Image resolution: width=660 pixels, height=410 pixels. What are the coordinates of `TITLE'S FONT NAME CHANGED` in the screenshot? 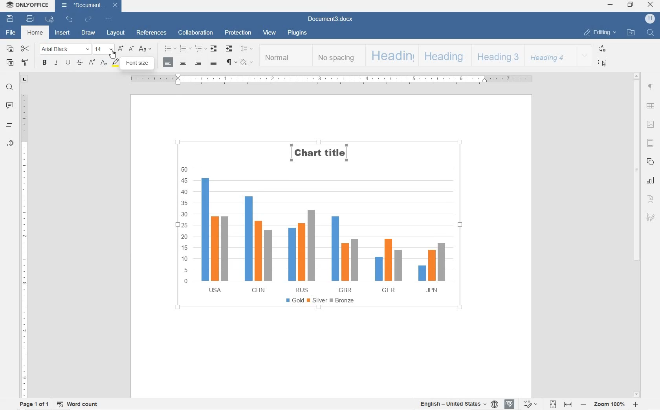 It's located at (323, 154).